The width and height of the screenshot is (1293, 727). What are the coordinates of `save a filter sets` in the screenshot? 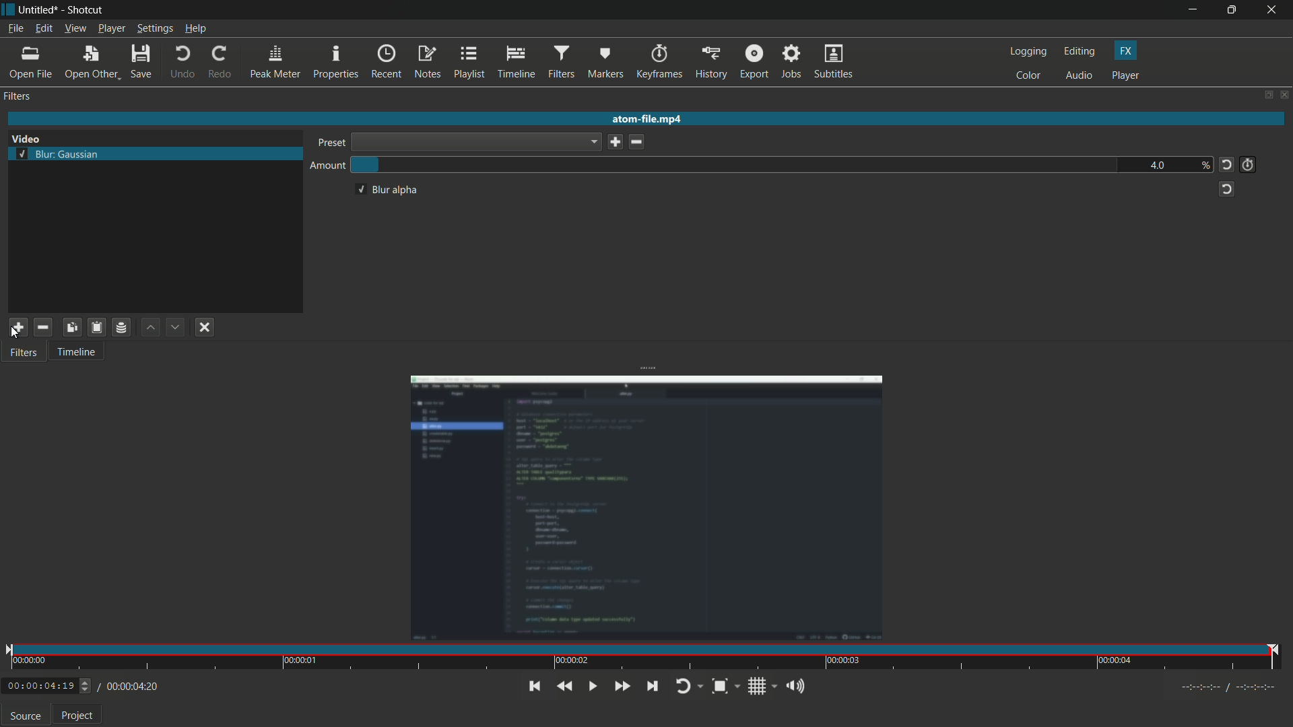 It's located at (123, 328).